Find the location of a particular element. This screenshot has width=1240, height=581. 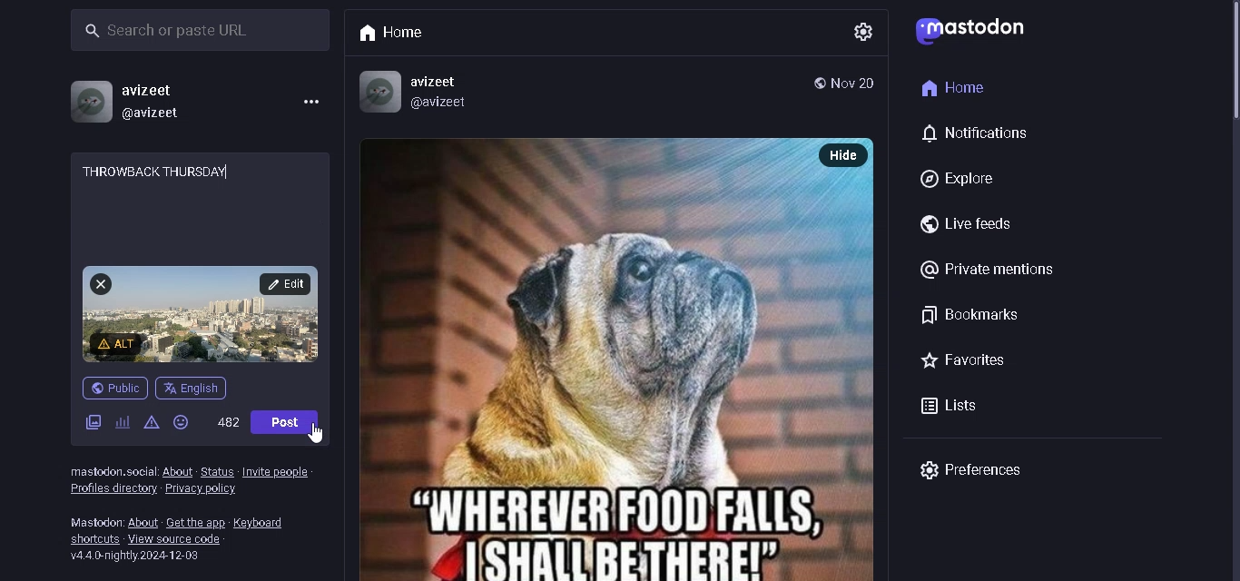

home is located at coordinates (950, 85).